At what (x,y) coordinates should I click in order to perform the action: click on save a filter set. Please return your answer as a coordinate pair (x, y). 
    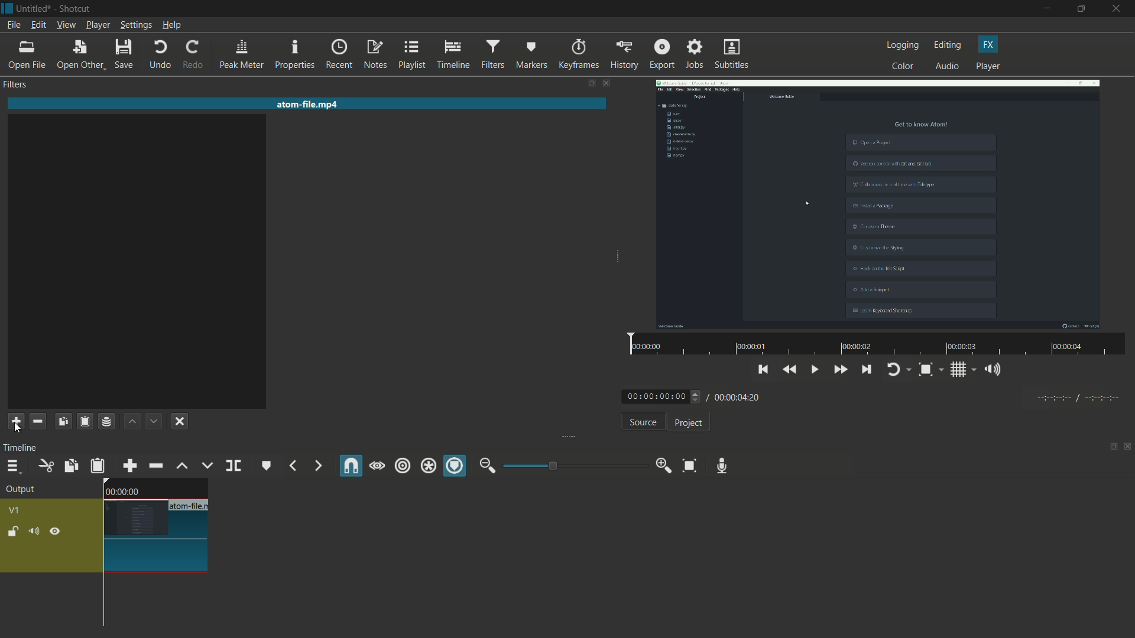
    Looking at the image, I should click on (106, 422).